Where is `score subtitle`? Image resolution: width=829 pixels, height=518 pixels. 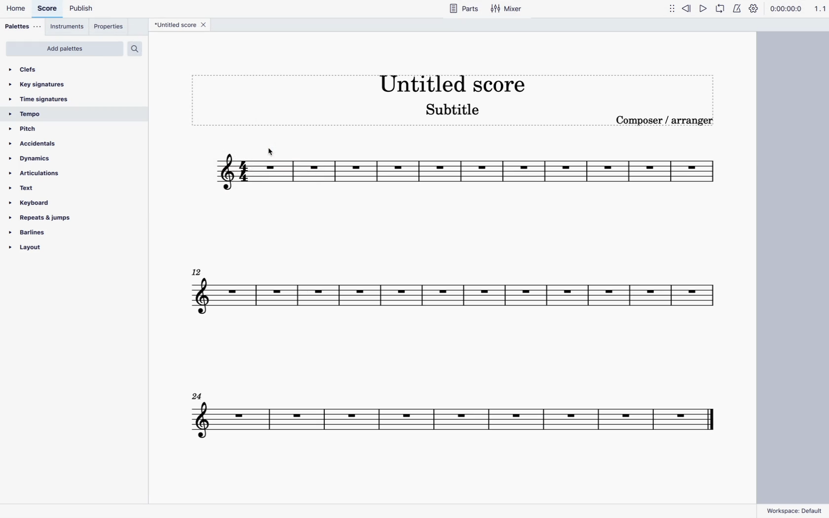
score subtitle is located at coordinates (456, 112).